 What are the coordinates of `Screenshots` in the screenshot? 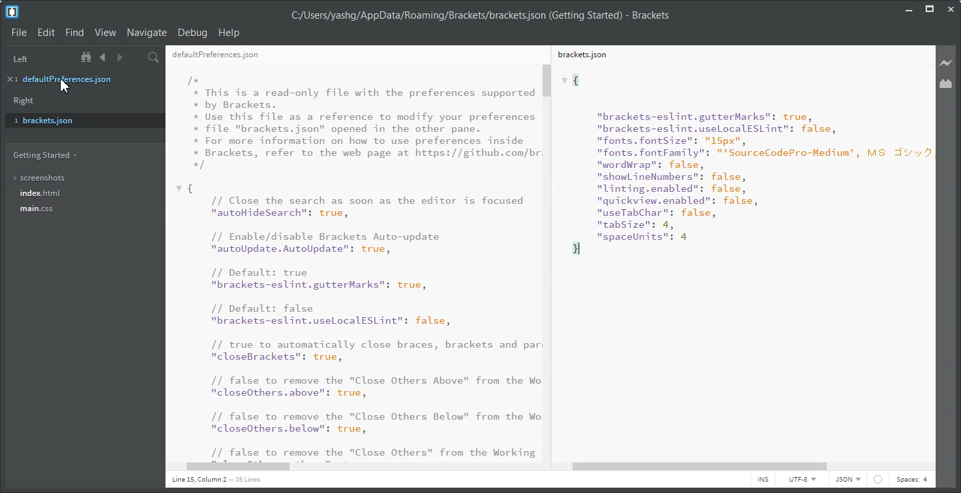 It's located at (81, 178).